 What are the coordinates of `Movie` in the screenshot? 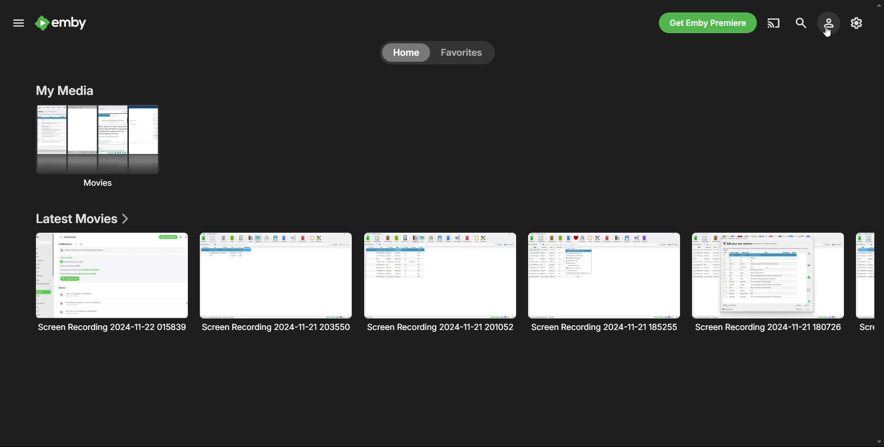 It's located at (604, 282).